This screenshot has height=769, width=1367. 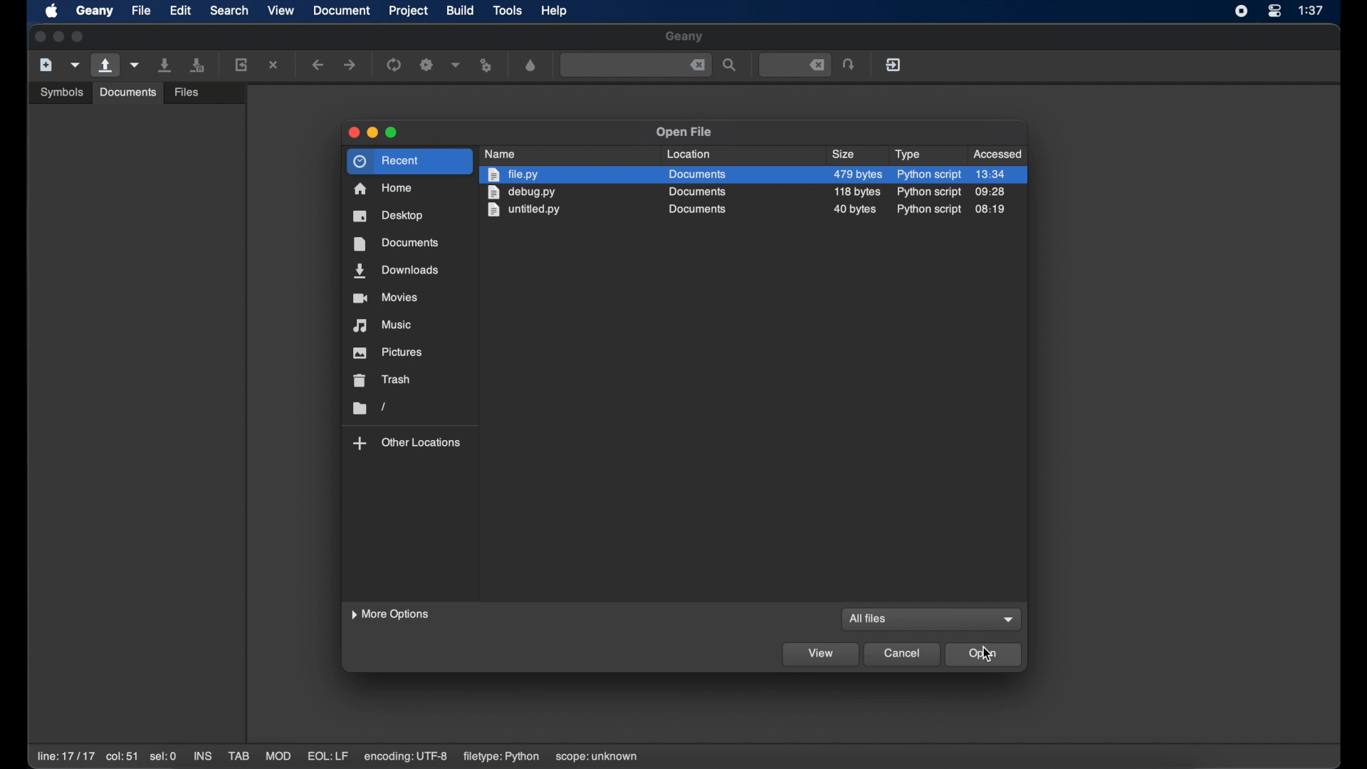 What do you see at coordinates (850, 64) in the screenshot?
I see `jump to the entered line number` at bounding box center [850, 64].